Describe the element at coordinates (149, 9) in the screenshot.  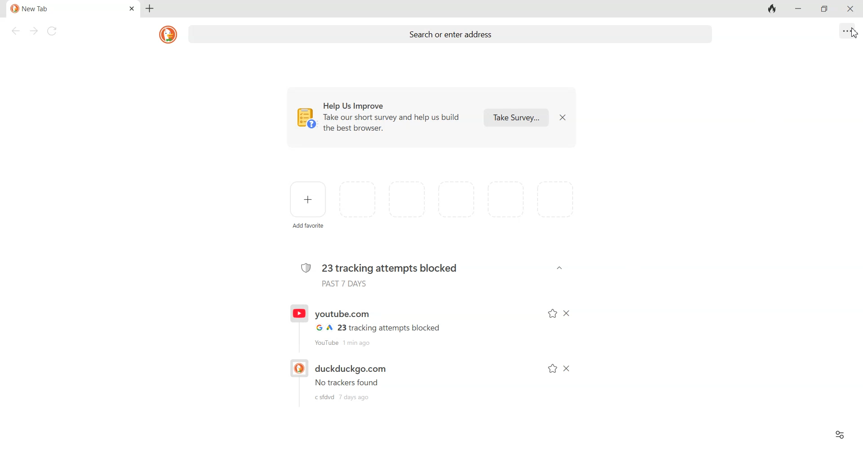
I see `Add new tab` at that location.